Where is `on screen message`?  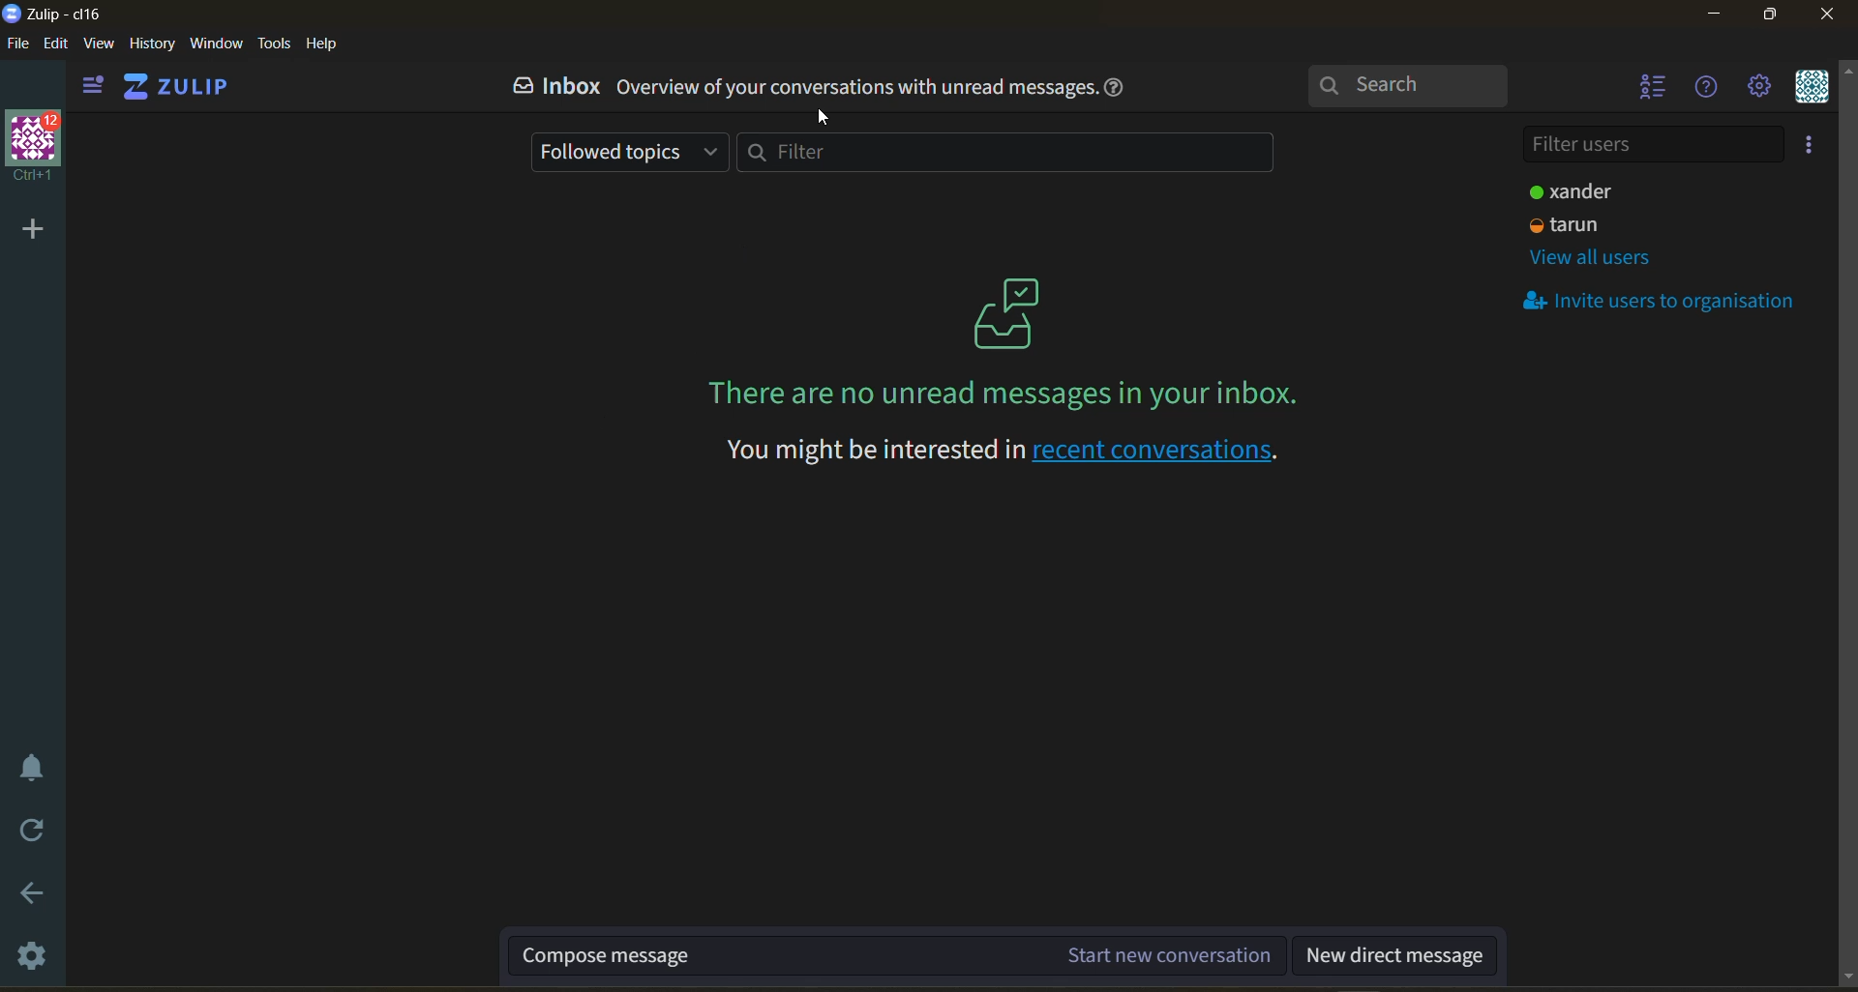
on screen message is located at coordinates (1000, 340).